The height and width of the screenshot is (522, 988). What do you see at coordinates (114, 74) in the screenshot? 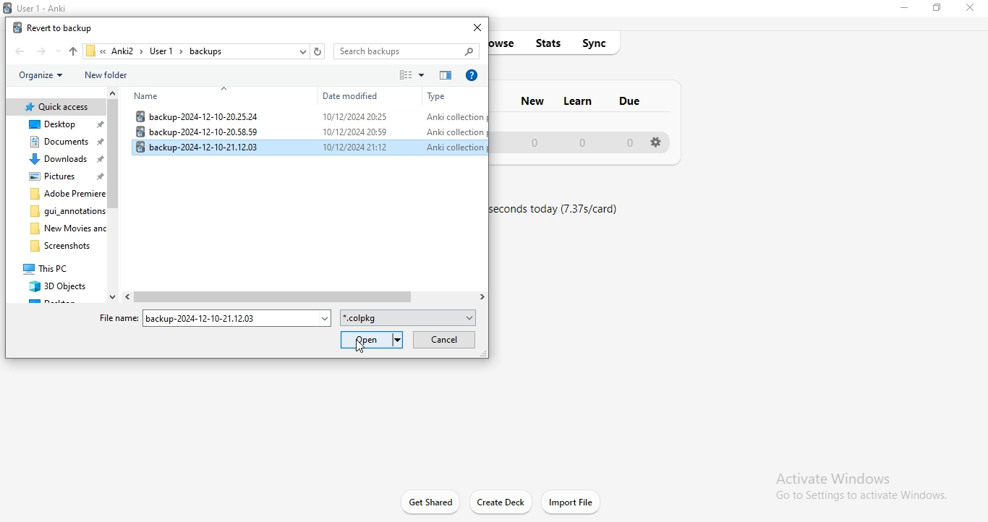
I see `new folder` at bounding box center [114, 74].